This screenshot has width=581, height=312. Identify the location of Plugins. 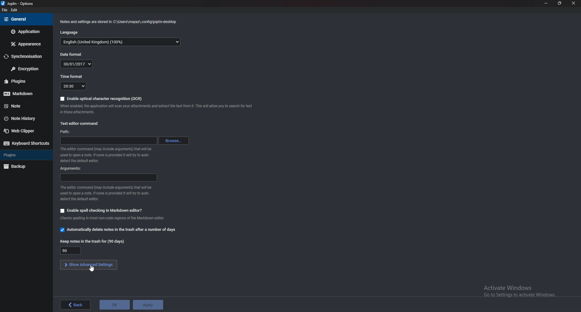
(22, 155).